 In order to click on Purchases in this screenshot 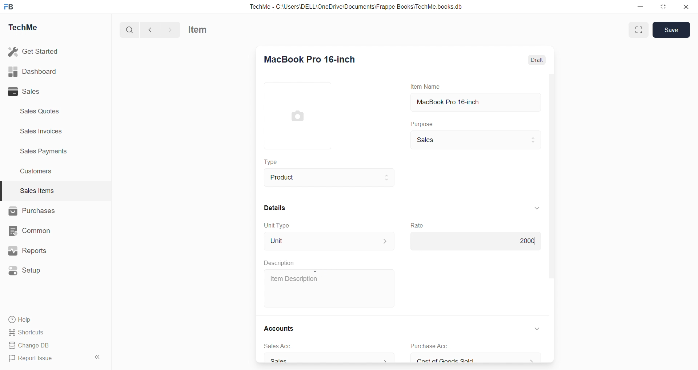, I will do `click(32, 211)`.